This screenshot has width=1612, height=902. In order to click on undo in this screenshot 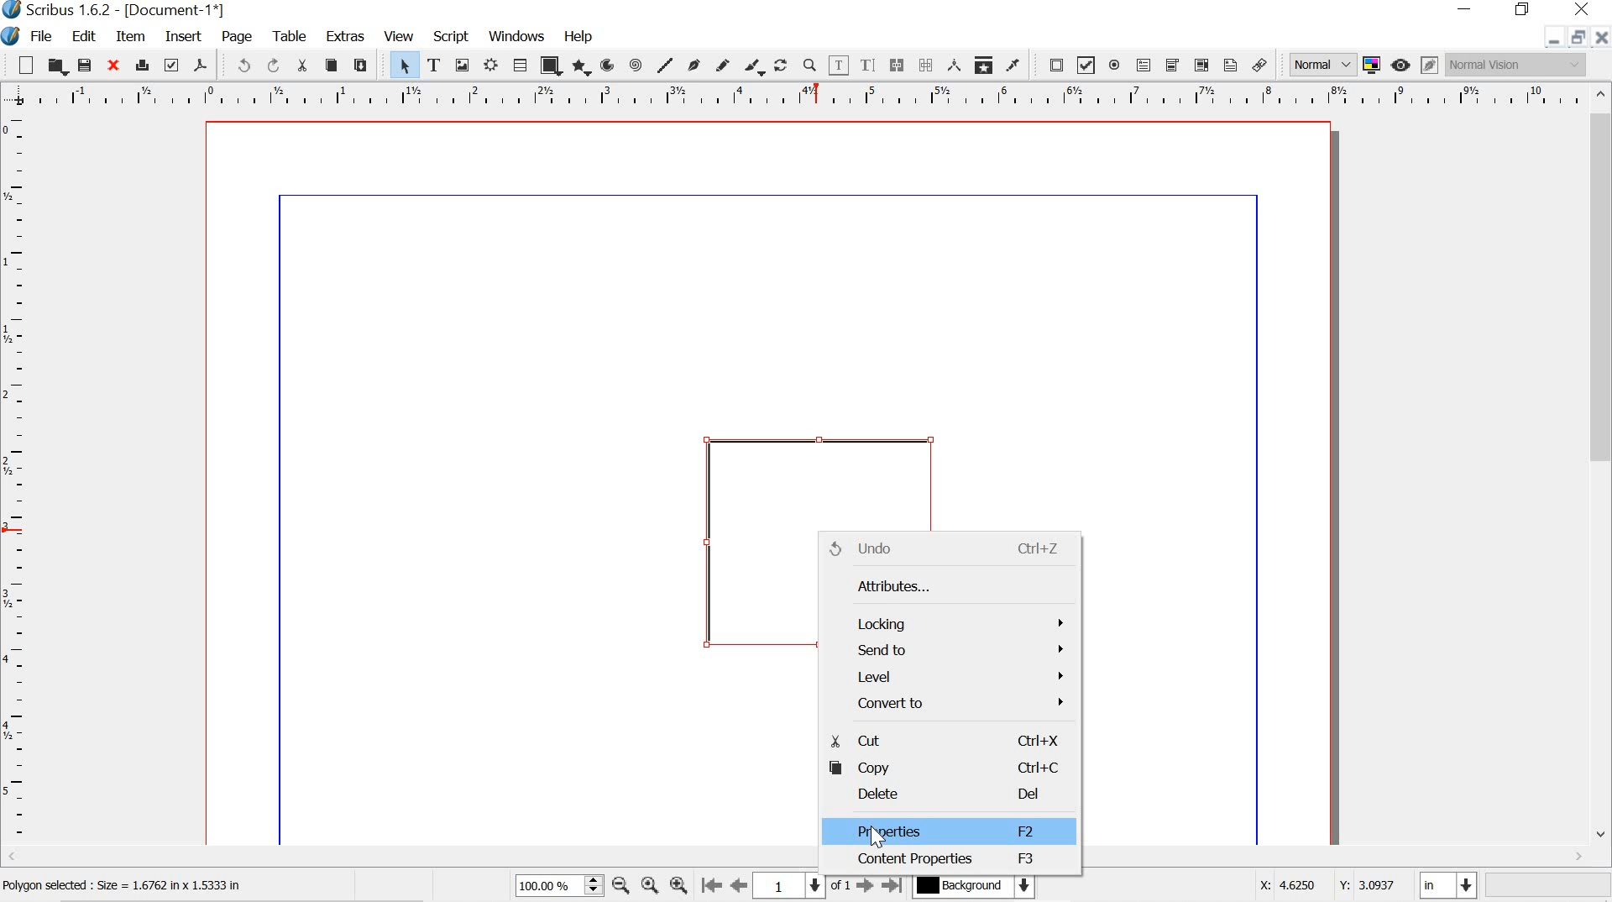, I will do `click(237, 65)`.